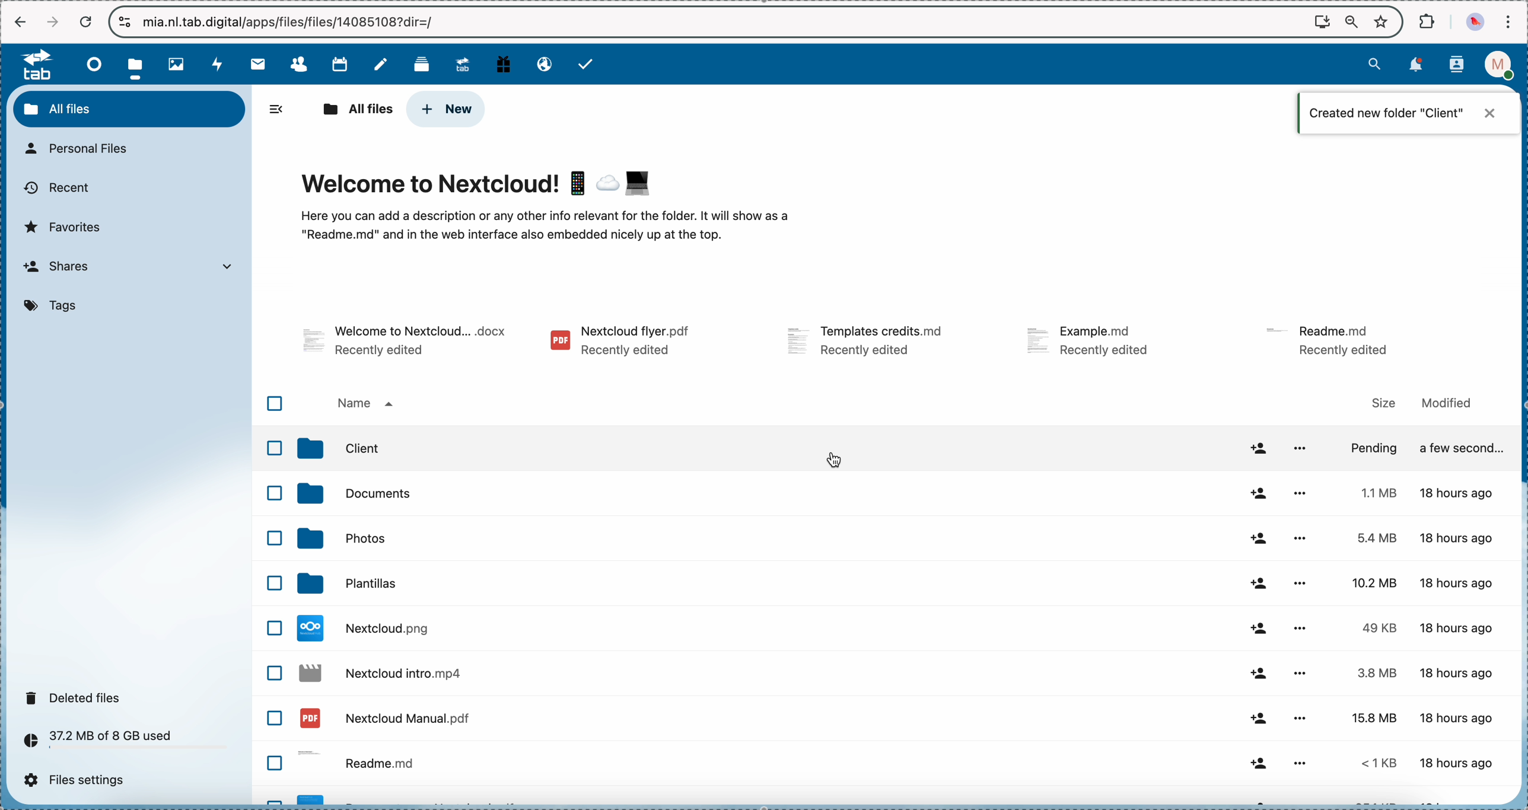  What do you see at coordinates (139, 64) in the screenshot?
I see `click on files` at bounding box center [139, 64].